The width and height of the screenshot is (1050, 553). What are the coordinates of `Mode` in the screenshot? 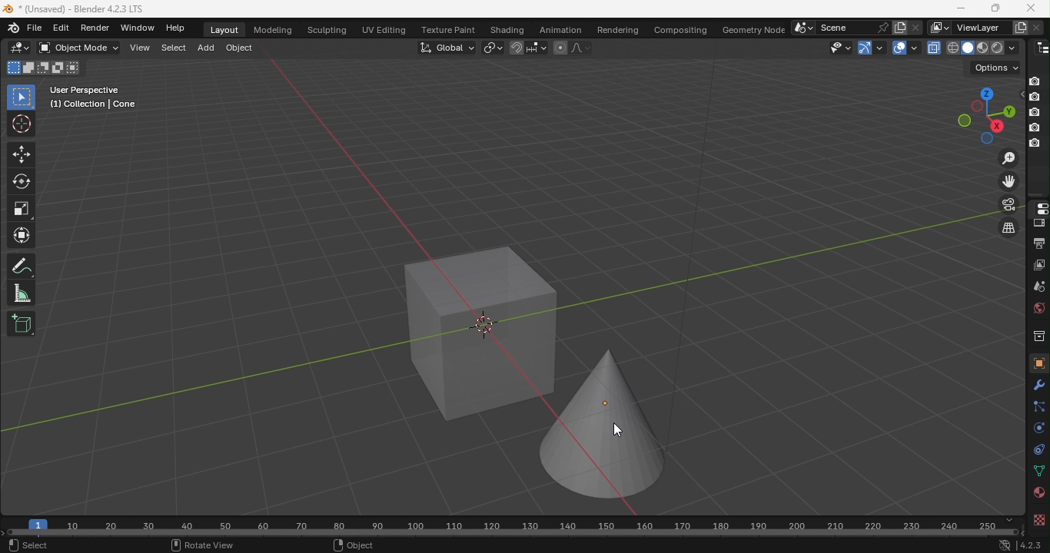 It's located at (43, 68).